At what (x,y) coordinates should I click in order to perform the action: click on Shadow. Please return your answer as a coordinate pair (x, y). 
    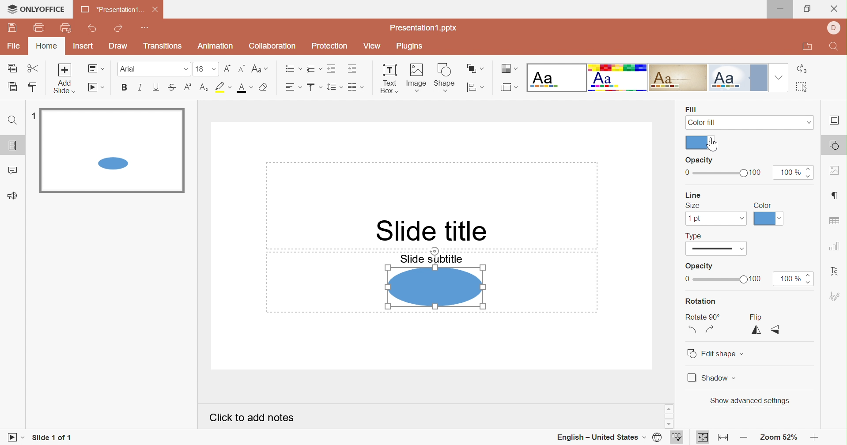
    Looking at the image, I should click on (712, 378).